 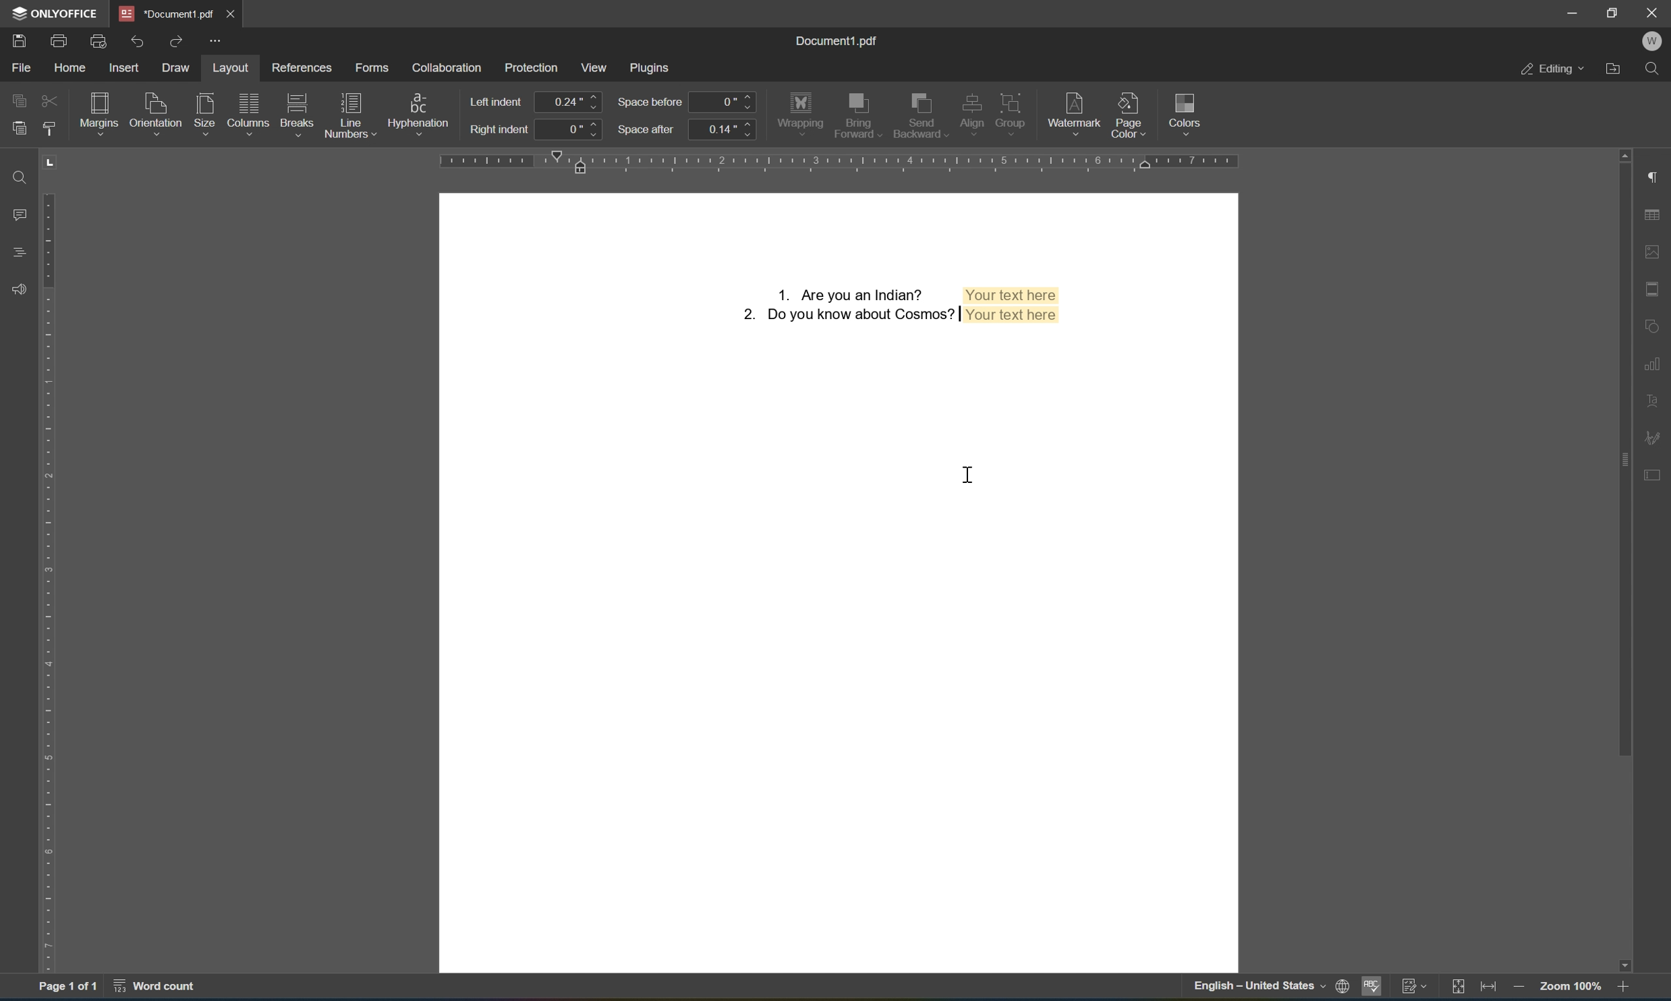 What do you see at coordinates (308, 67) in the screenshot?
I see `refernces` at bounding box center [308, 67].